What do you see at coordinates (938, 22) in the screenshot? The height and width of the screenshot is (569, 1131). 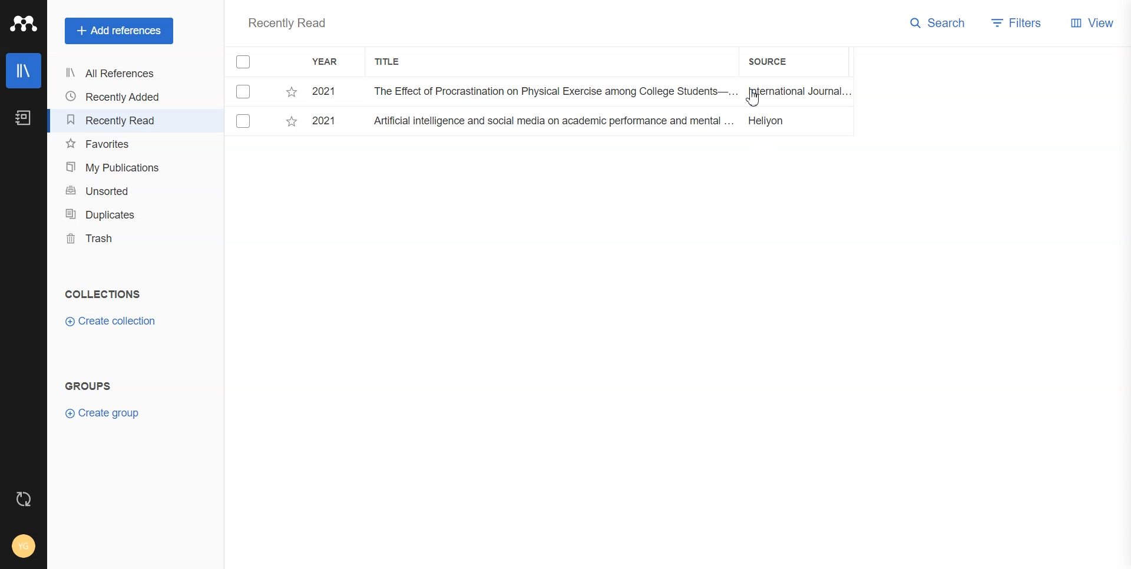 I see `Search` at bounding box center [938, 22].